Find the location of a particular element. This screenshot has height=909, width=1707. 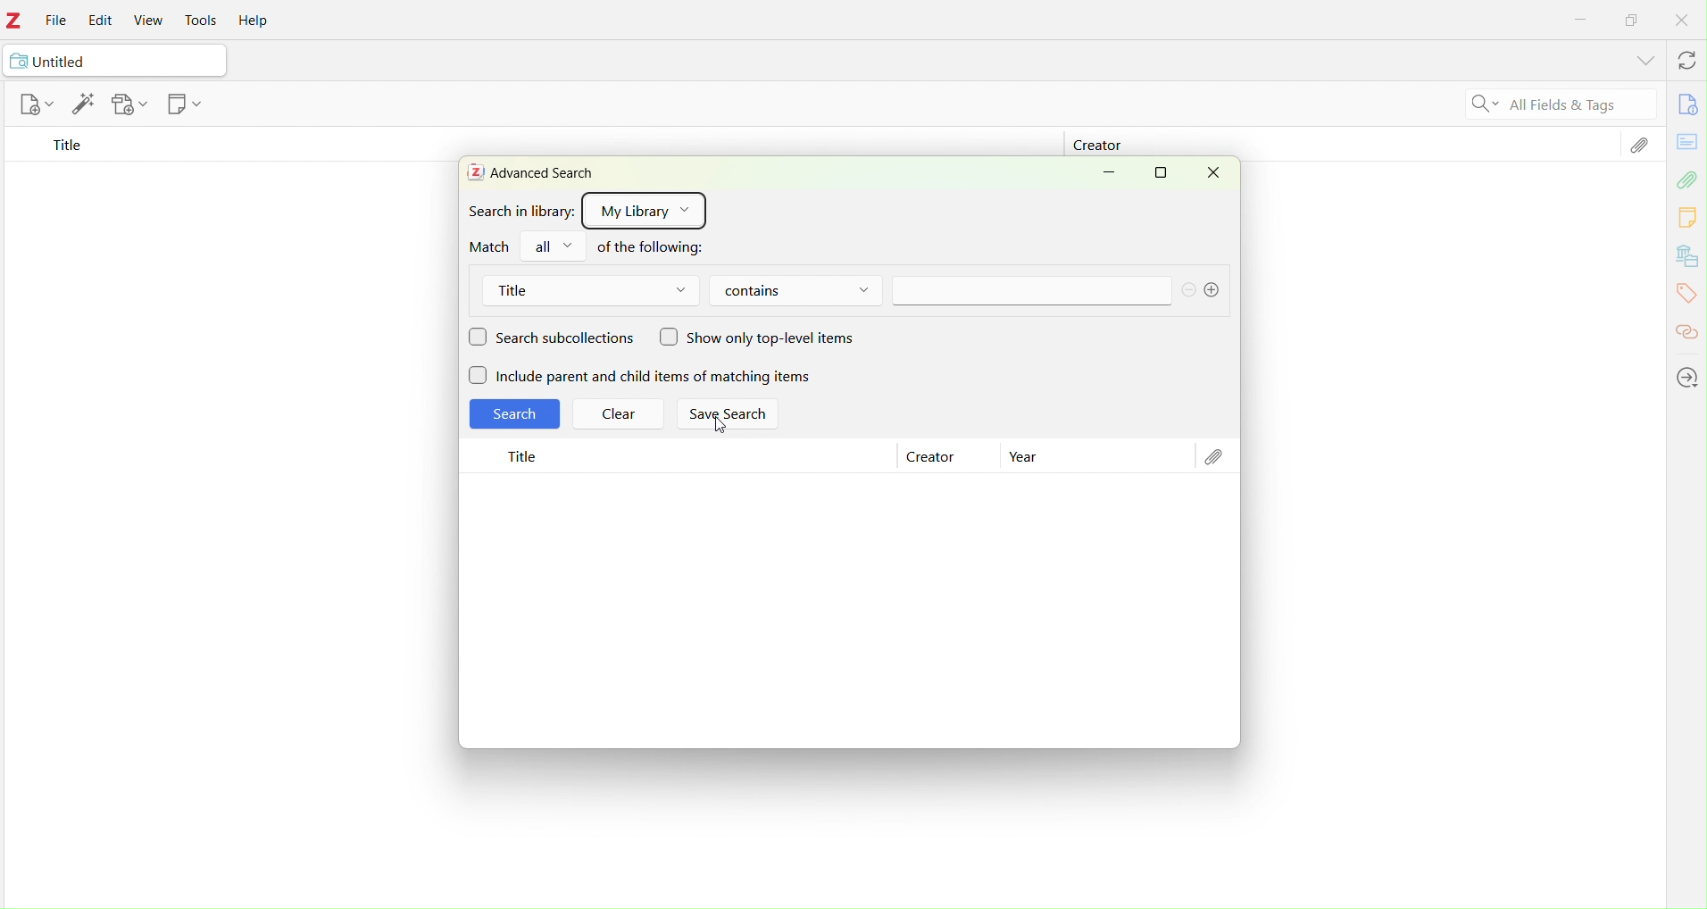

Year is located at coordinates (1020, 459).